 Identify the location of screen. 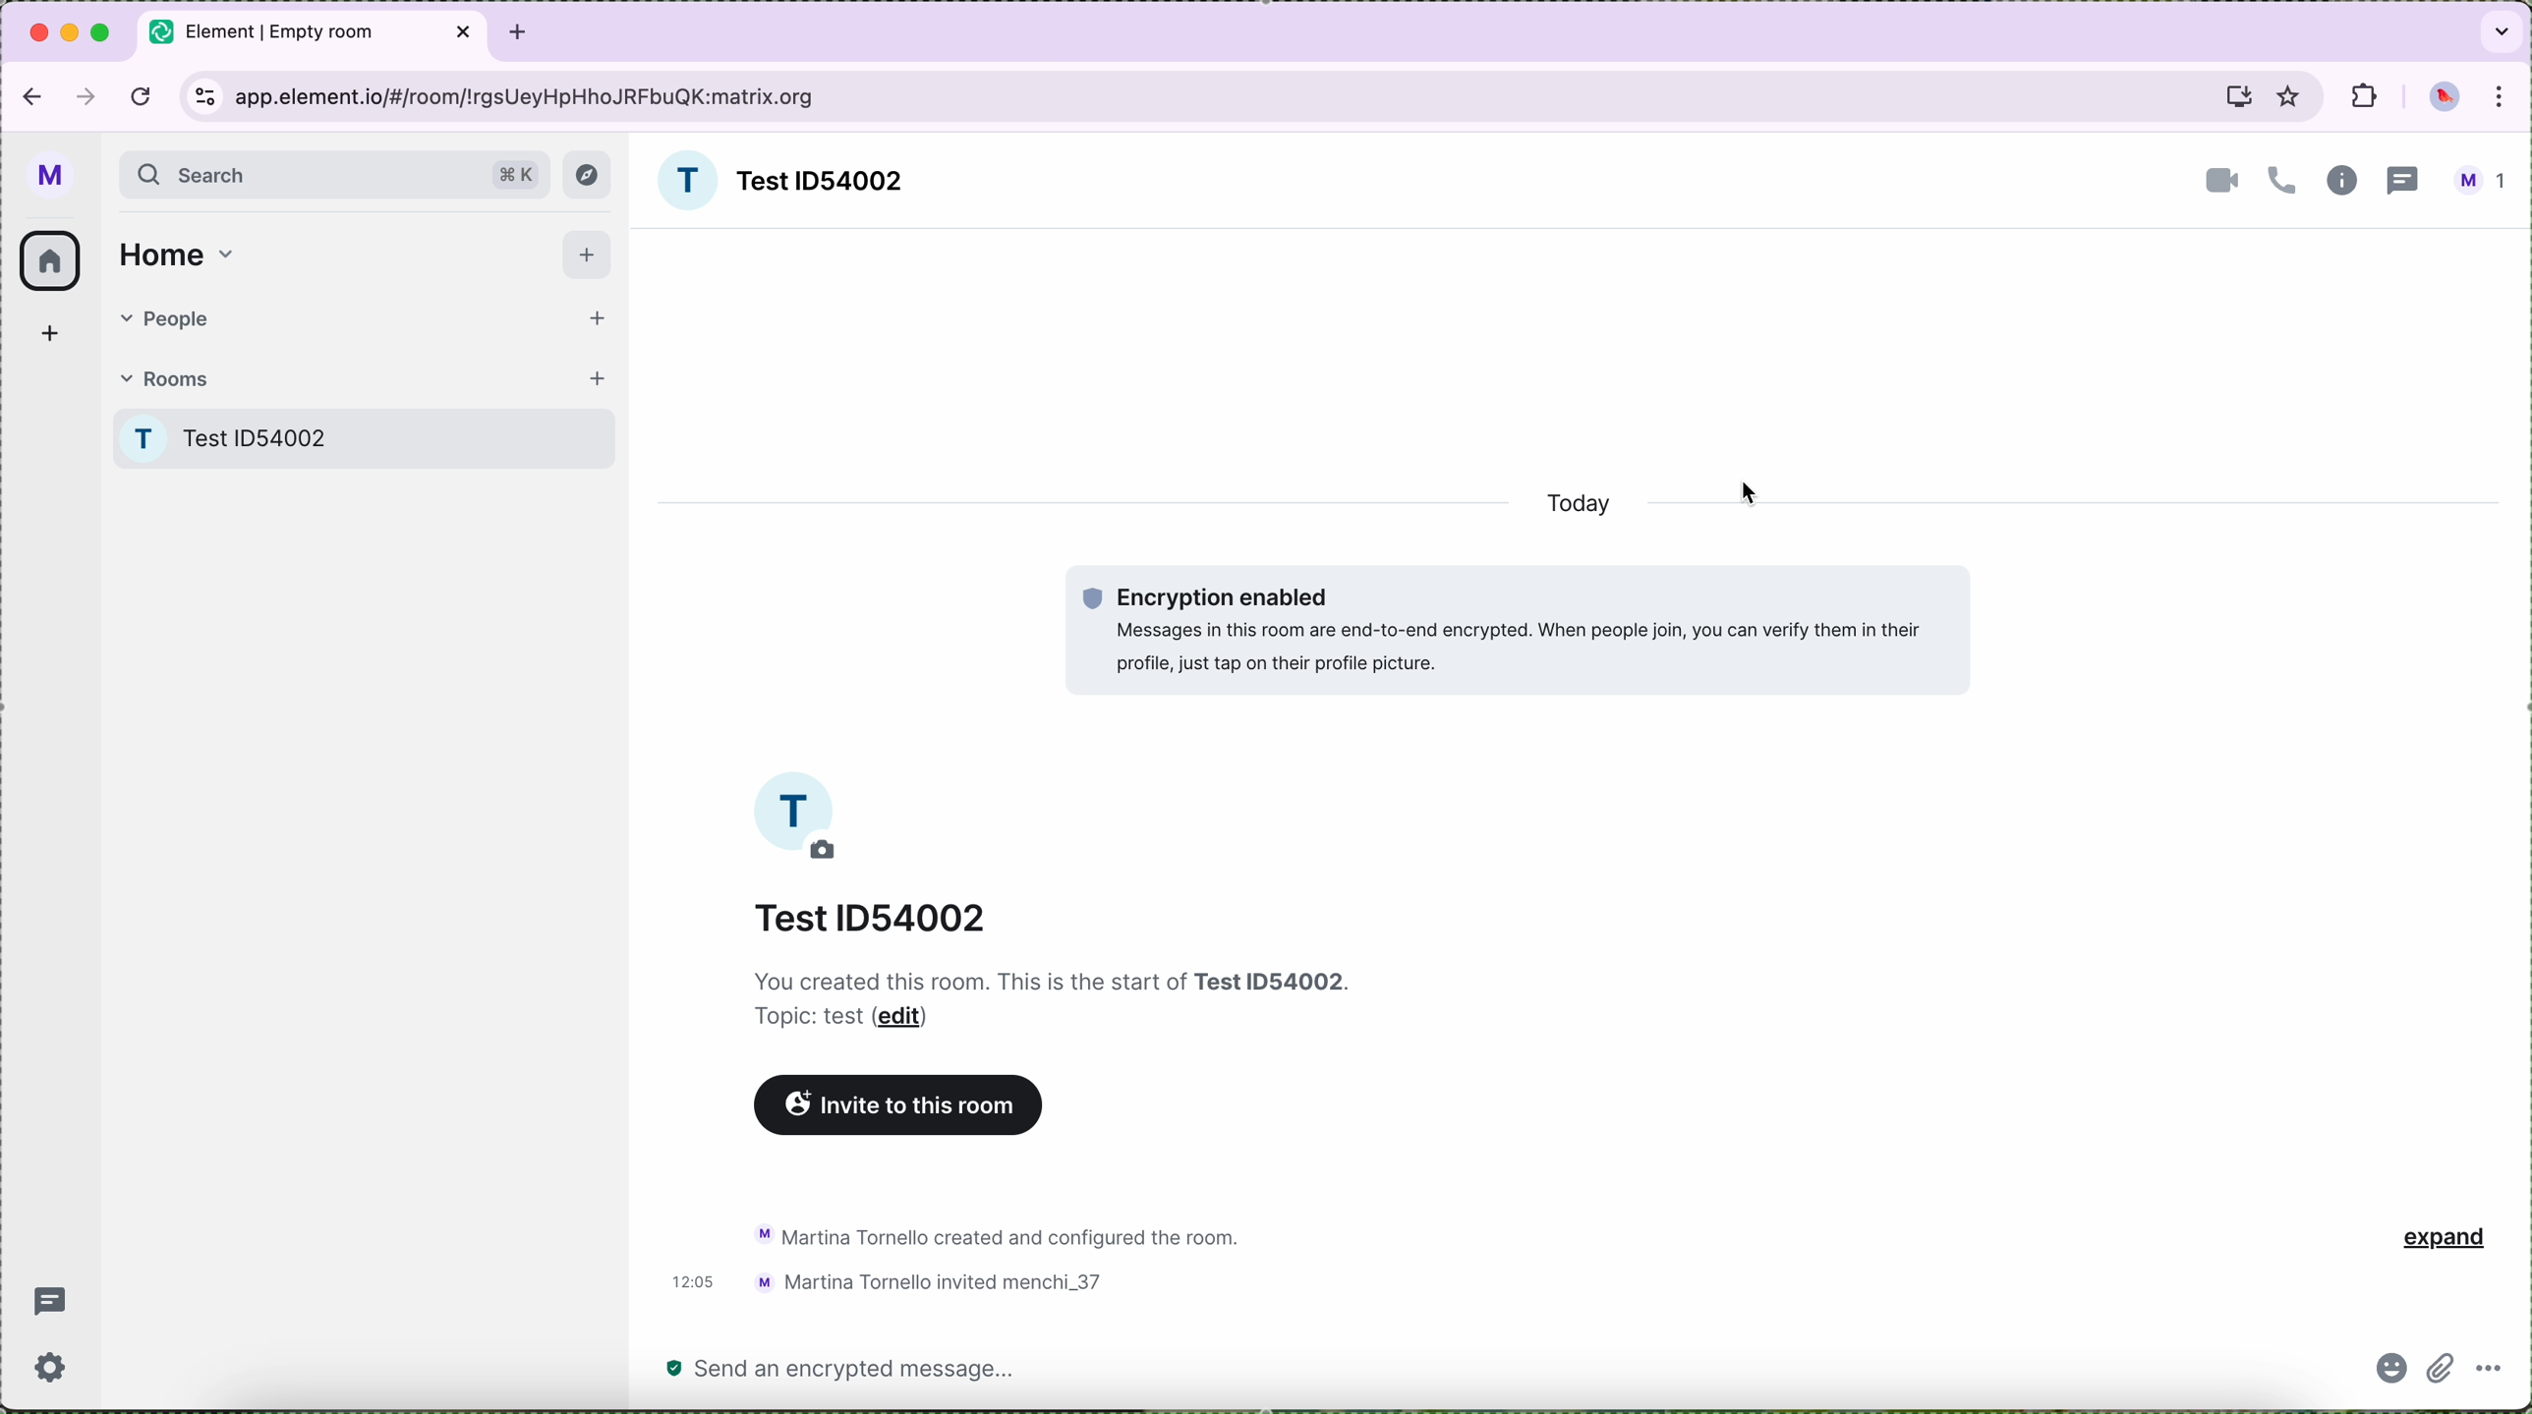
(2234, 101).